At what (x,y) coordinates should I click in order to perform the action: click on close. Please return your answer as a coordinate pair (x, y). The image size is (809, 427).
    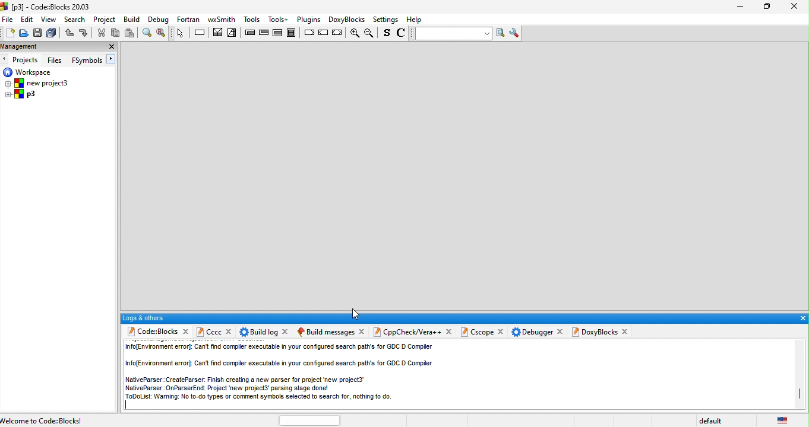
    Looking at the image, I should click on (185, 332).